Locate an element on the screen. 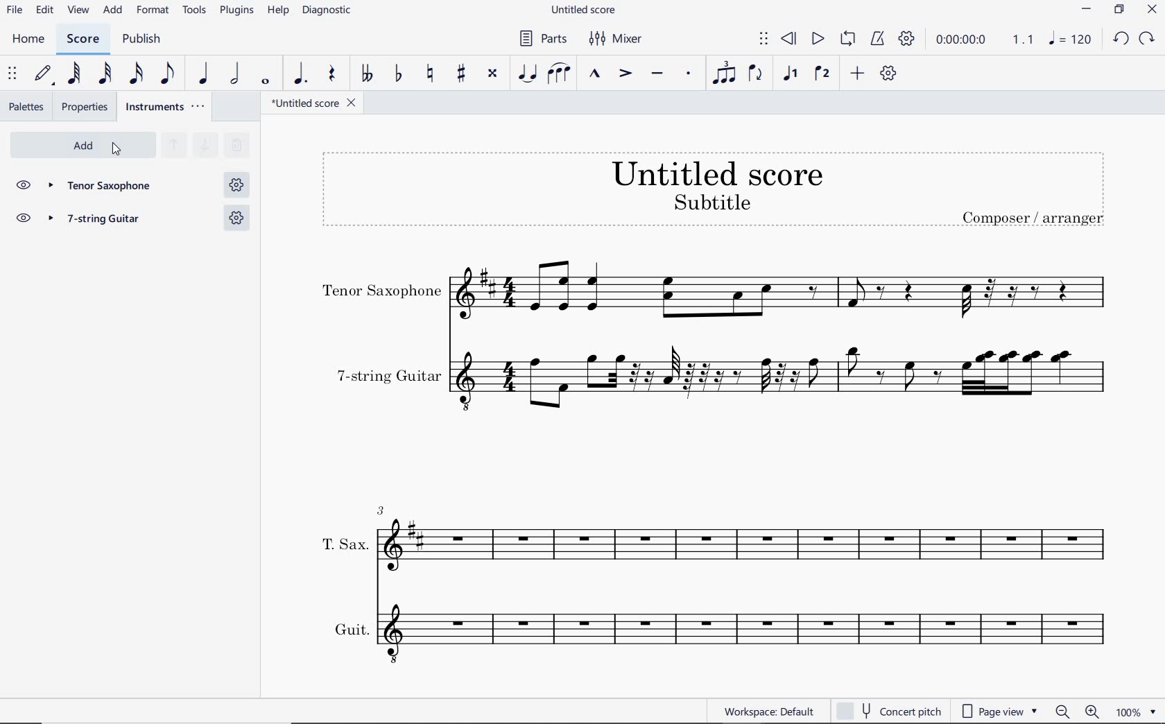 This screenshot has height=724, width=1165. REST is located at coordinates (331, 75).